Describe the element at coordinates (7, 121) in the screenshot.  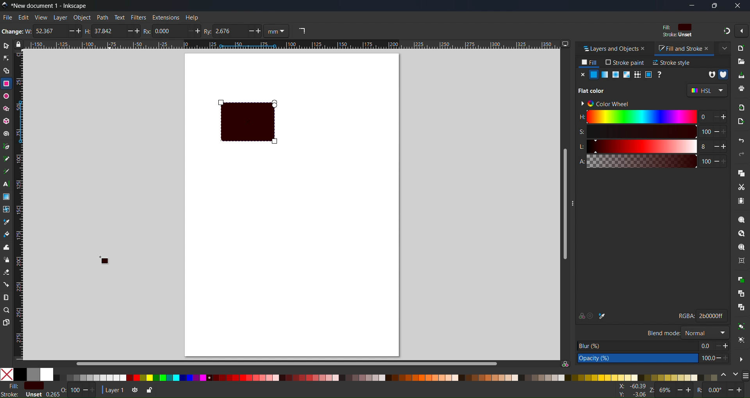
I see `3D box tool` at that location.